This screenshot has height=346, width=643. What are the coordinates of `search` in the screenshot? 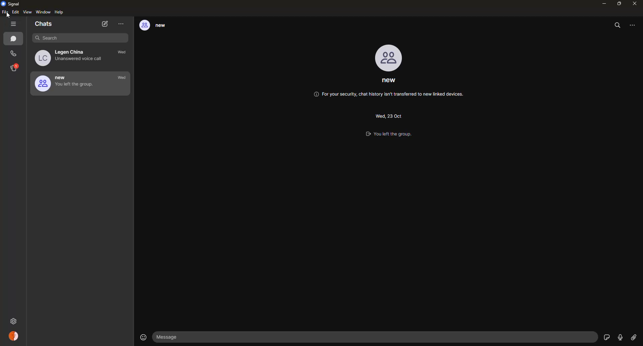 It's located at (618, 25).